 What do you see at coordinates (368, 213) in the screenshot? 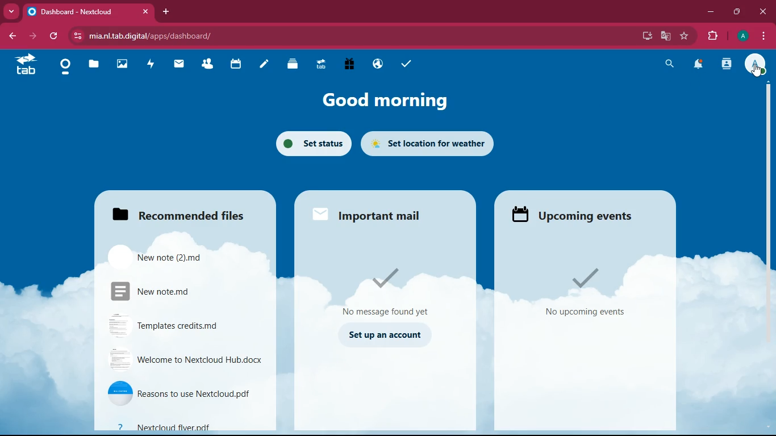
I see `important mail` at bounding box center [368, 213].